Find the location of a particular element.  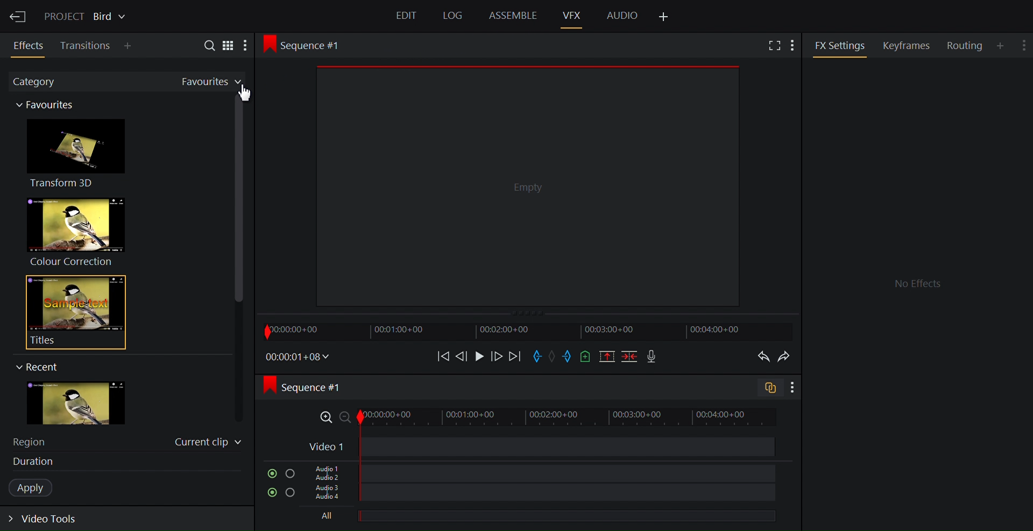

Recent is located at coordinates (45, 366).